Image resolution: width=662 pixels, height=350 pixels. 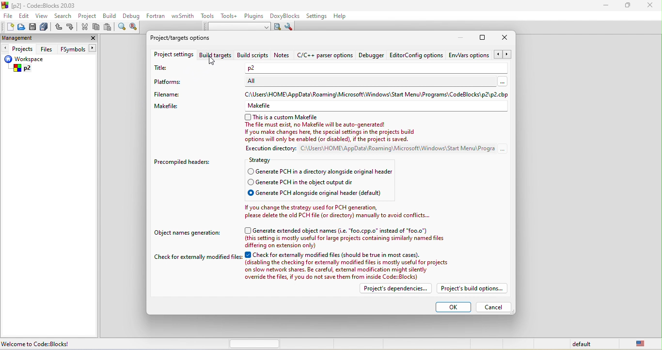 What do you see at coordinates (85, 28) in the screenshot?
I see `cut` at bounding box center [85, 28].